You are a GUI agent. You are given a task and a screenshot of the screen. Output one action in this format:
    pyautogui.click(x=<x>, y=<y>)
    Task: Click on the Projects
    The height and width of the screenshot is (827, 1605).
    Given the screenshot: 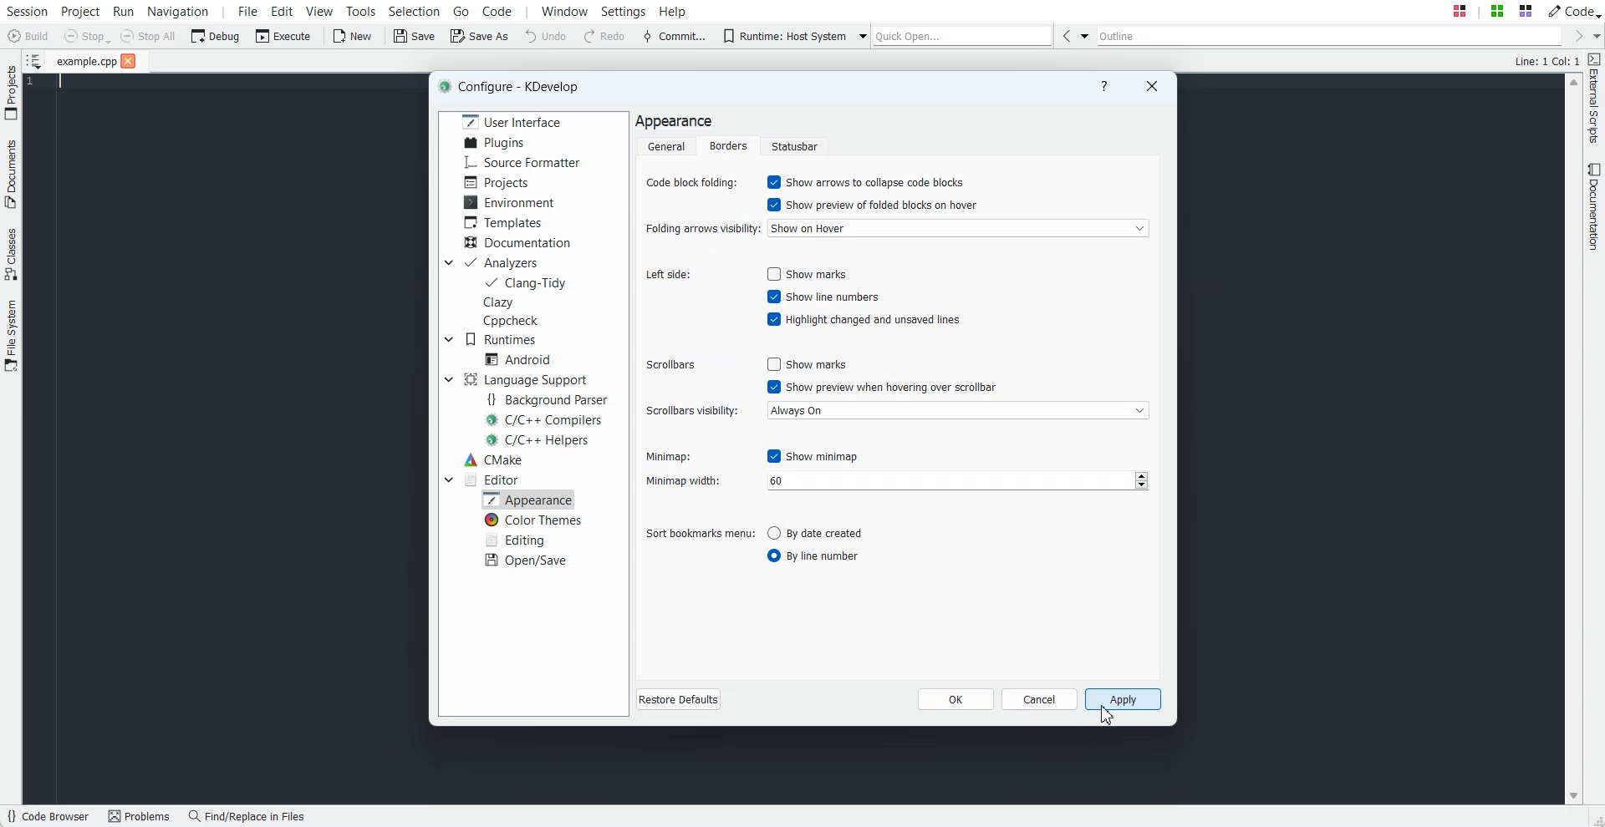 What is the action you would take?
    pyautogui.click(x=11, y=92)
    